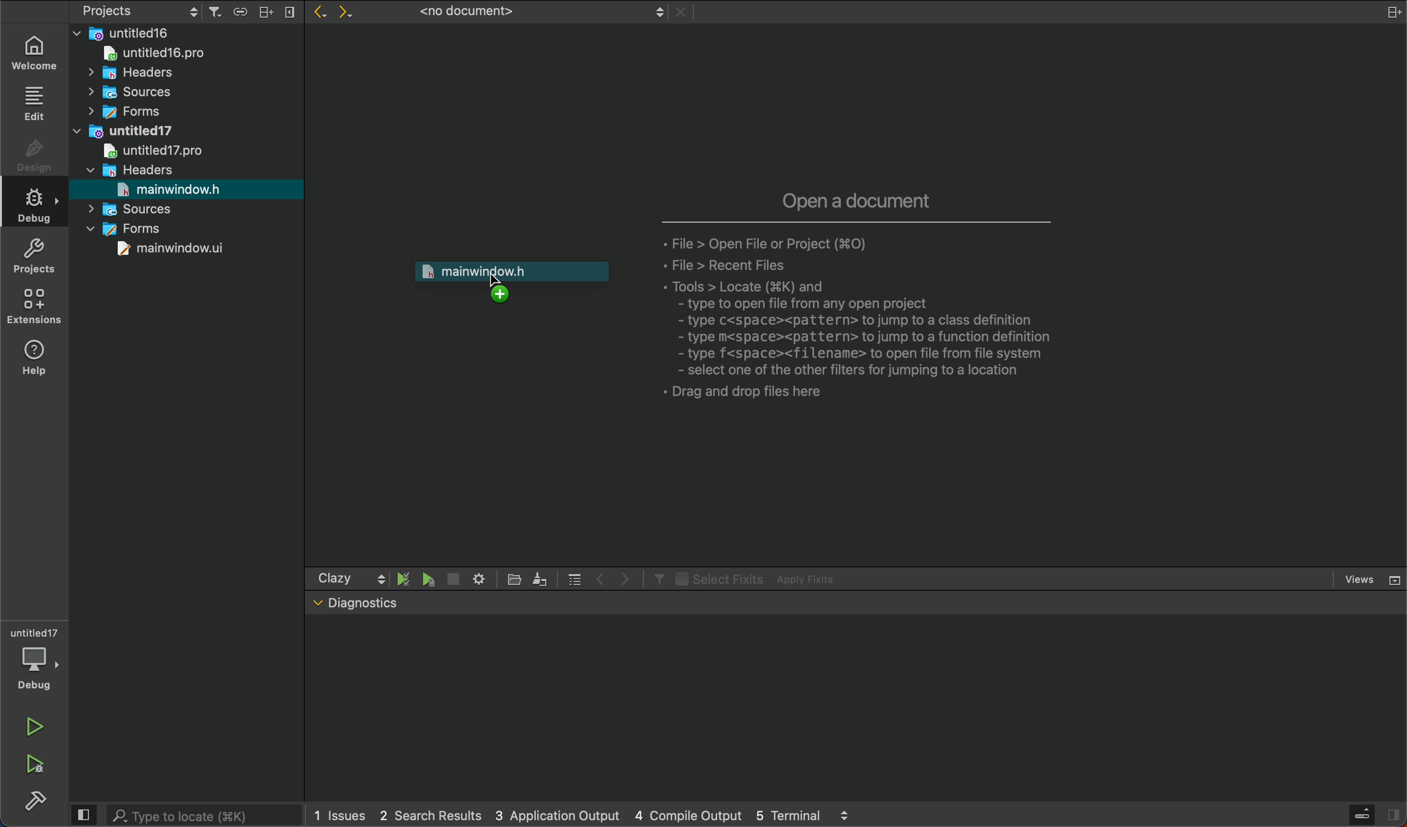 The image size is (1407, 827). Describe the element at coordinates (289, 12) in the screenshot. I see `Menu` at that location.